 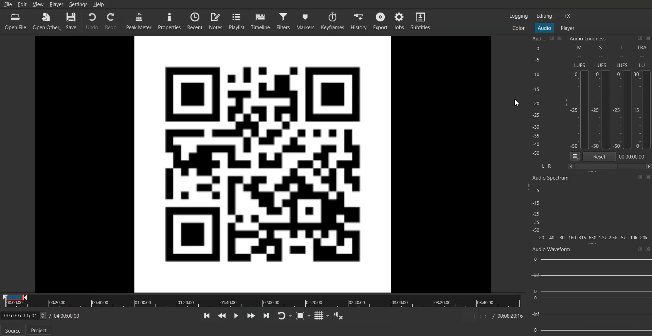 What do you see at coordinates (530, 186) in the screenshot?
I see `Window Adjuster` at bounding box center [530, 186].